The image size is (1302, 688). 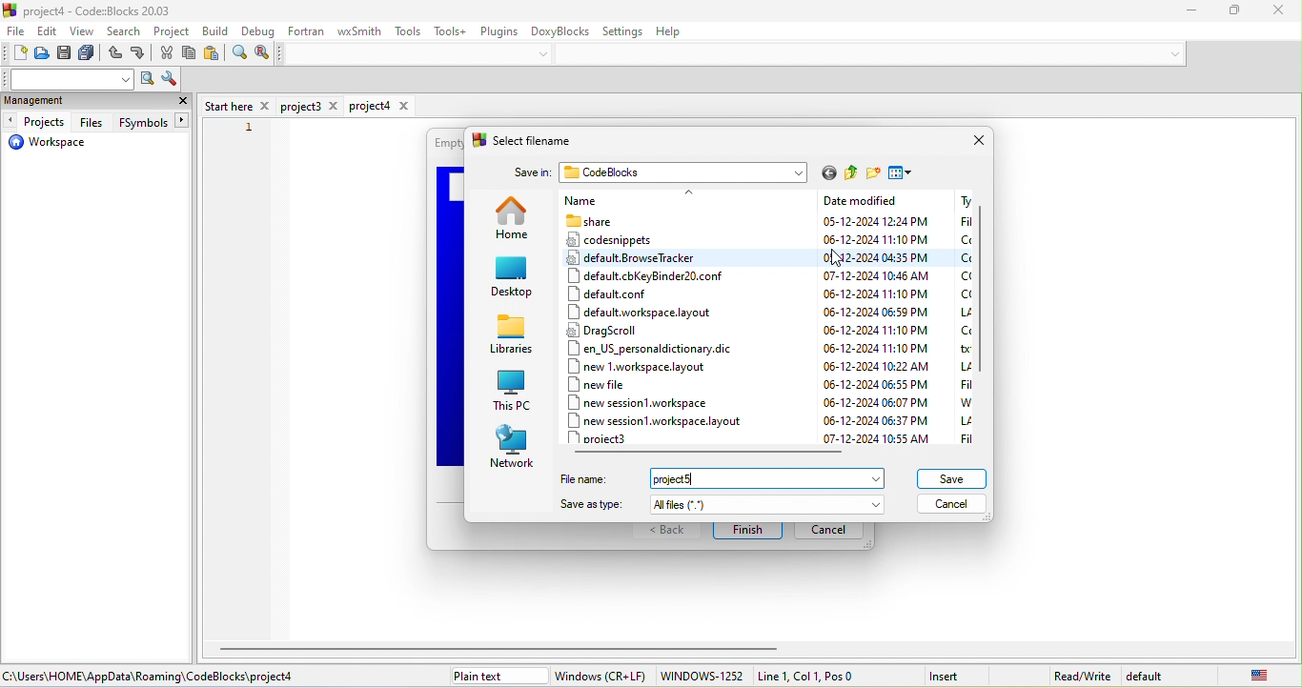 What do you see at coordinates (984, 295) in the screenshot?
I see `vertical scroll  bar` at bounding box center [984, 295].